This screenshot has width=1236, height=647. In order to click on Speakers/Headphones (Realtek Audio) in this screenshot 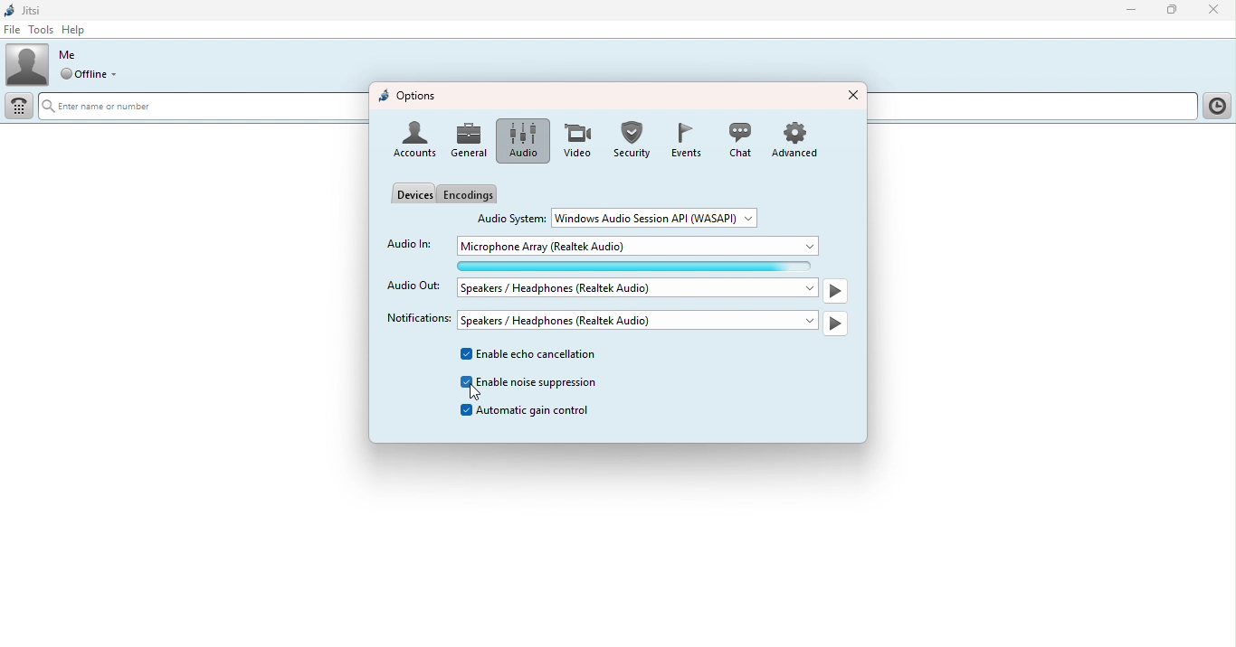, I will do `click(638, 320)`.